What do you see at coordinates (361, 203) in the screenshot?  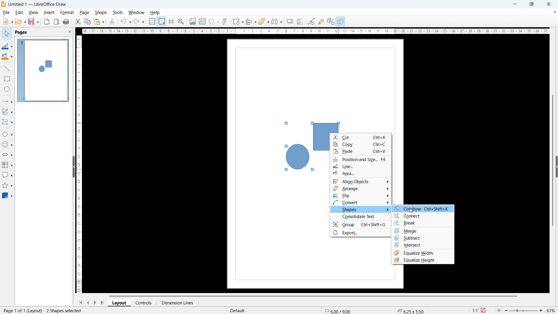 I see `convert` at bounding box center [361, 203].